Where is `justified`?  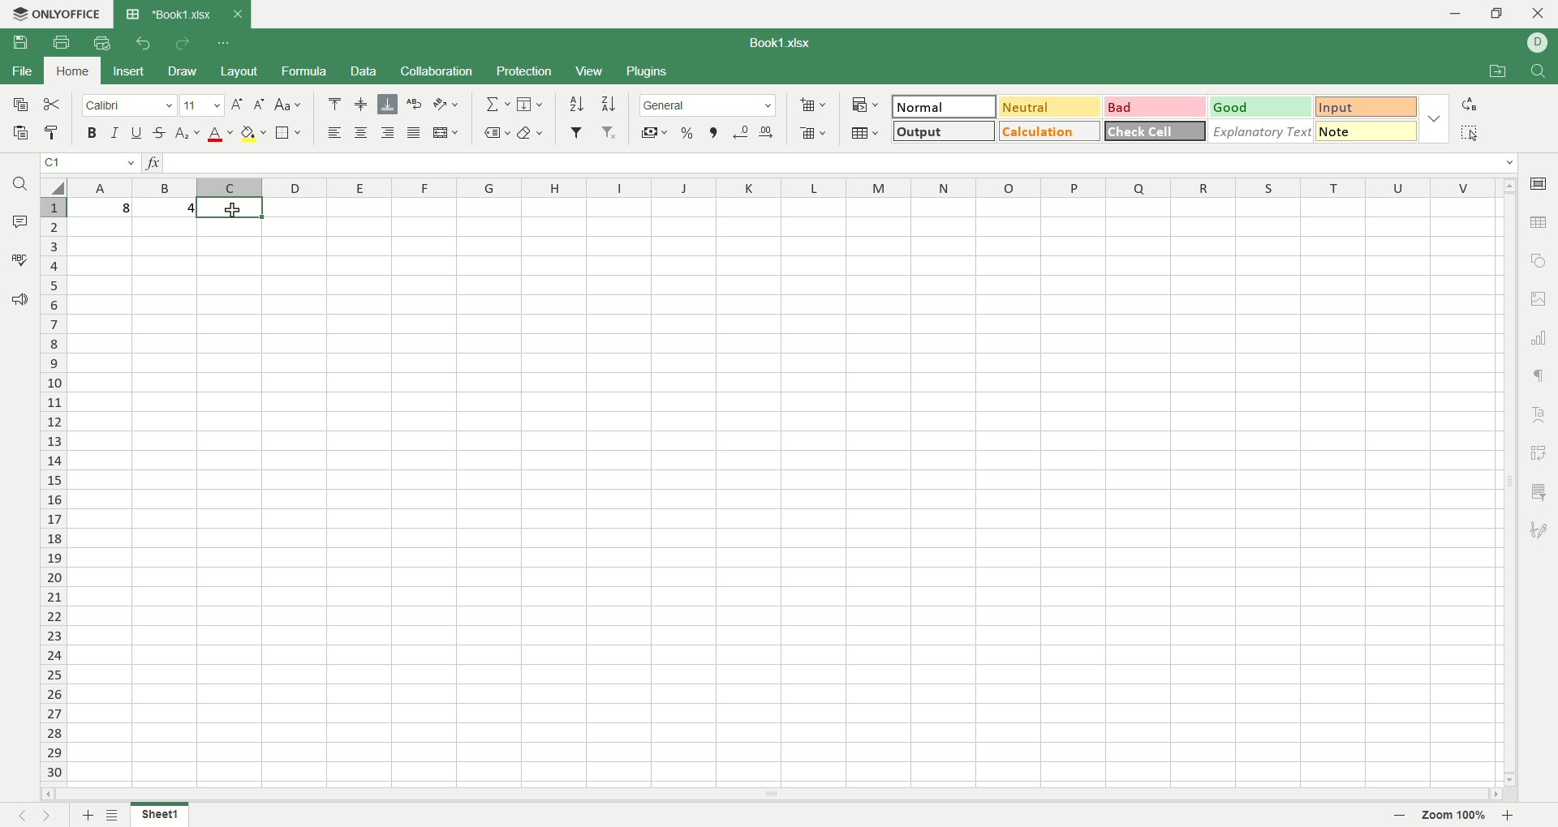 justified is located at coordinates (415, 133).